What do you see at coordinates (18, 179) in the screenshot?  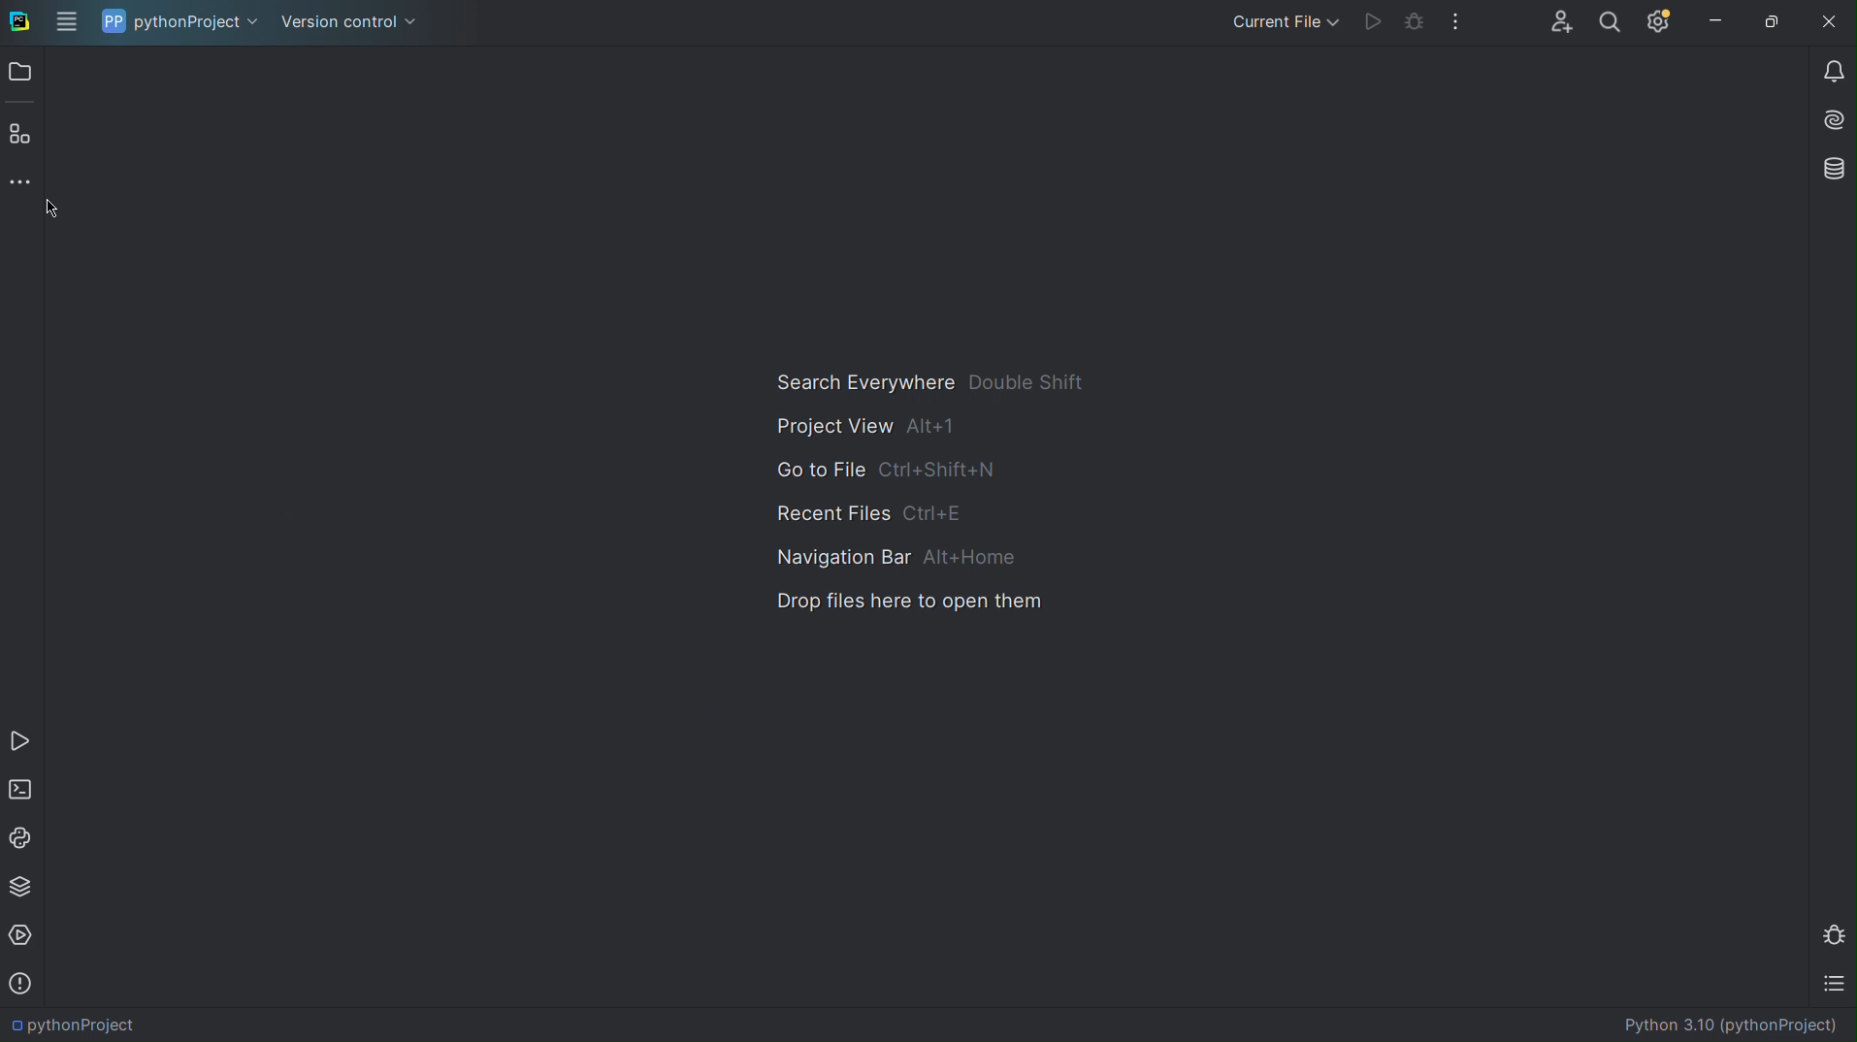 I see `More` at bounding box center [18, 179].